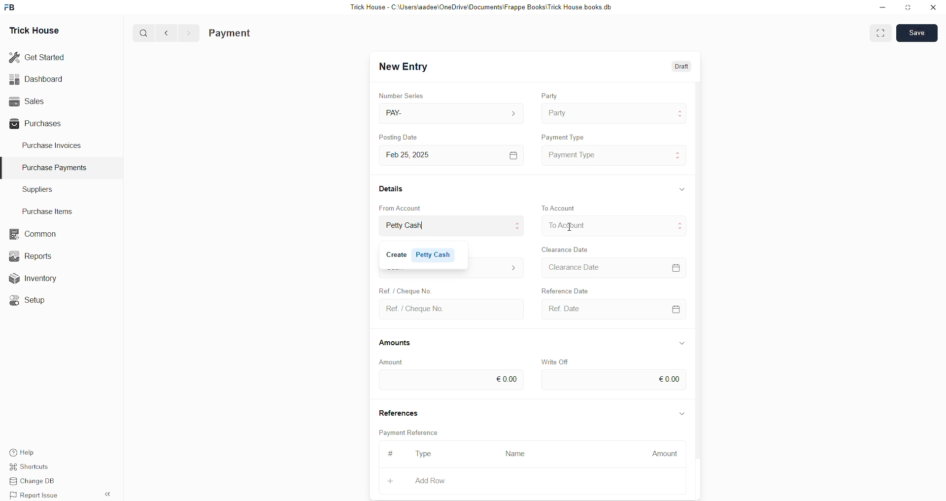 This screenshot has height=501, width=946. I want to click on Payment Reference, so click(414, 431).